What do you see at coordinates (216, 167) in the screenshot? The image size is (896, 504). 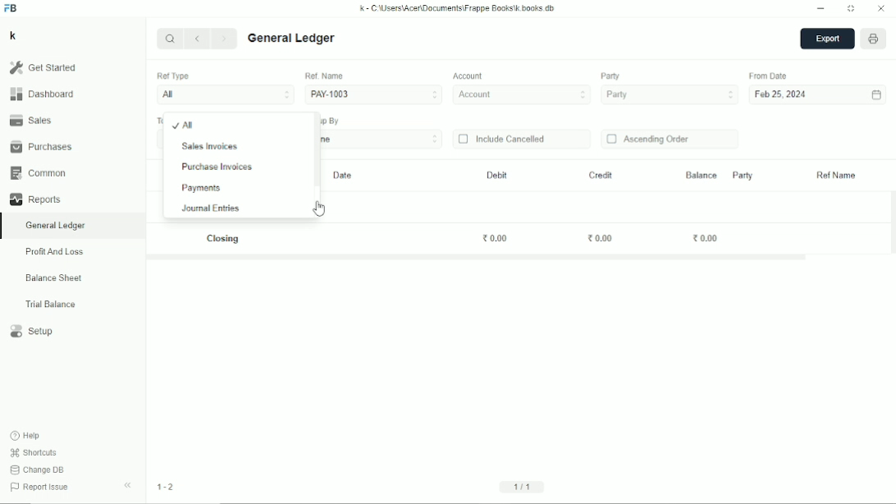 I see `Purchase invoices` at bounding box center [216, 167].